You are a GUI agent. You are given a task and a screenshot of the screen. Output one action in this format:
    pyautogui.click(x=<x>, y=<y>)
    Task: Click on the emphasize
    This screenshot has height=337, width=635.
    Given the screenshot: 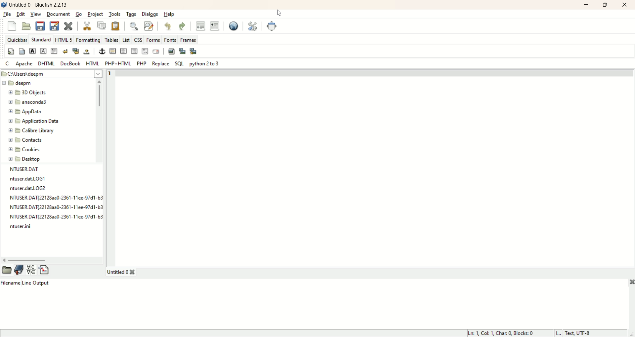 What is the action you would take?
    pyautogui.click(x=43, y=51)
    